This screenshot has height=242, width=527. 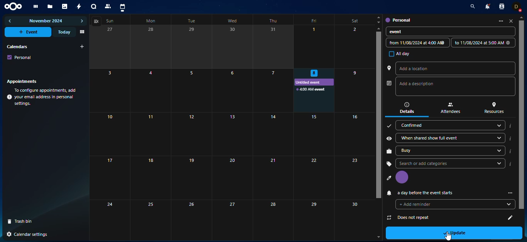 I want to click on view, so click(x=81, y=32).